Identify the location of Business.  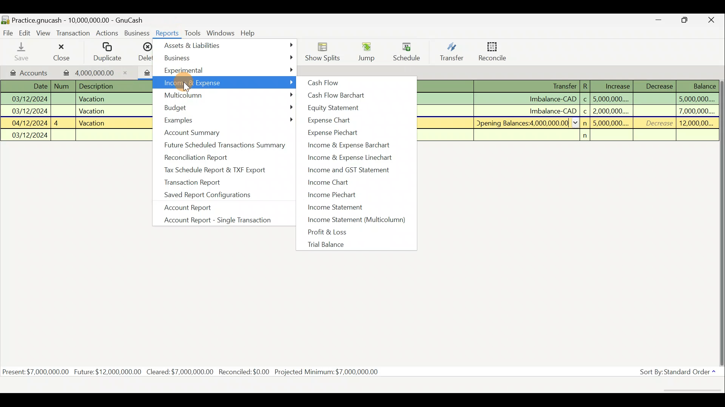
(137, 32).